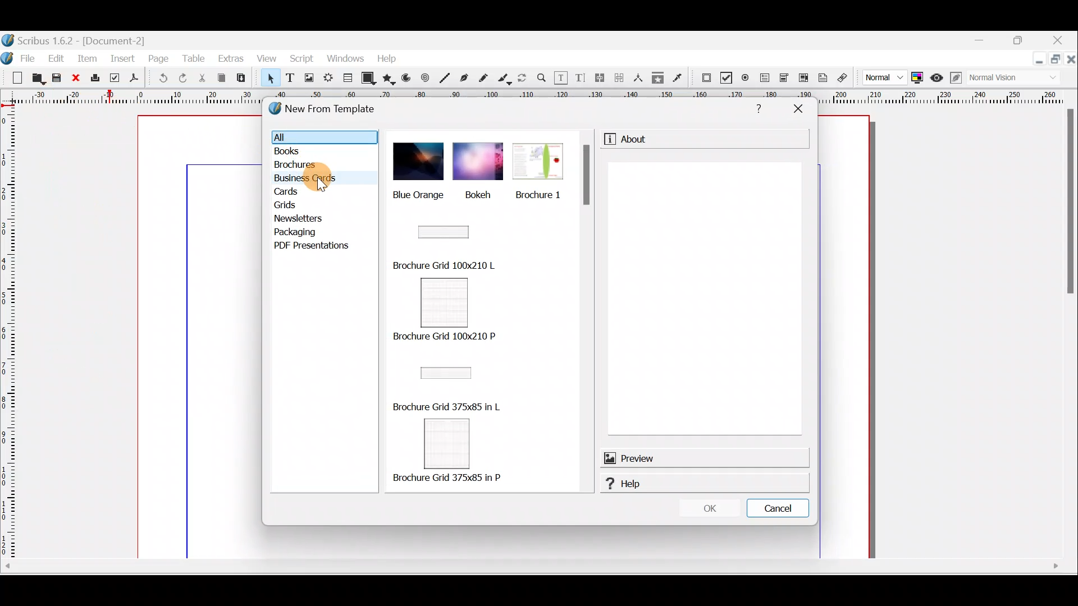  Describe the element at coordinates (444, 301) in the screenshot. I see `Brochure grid` at that location.